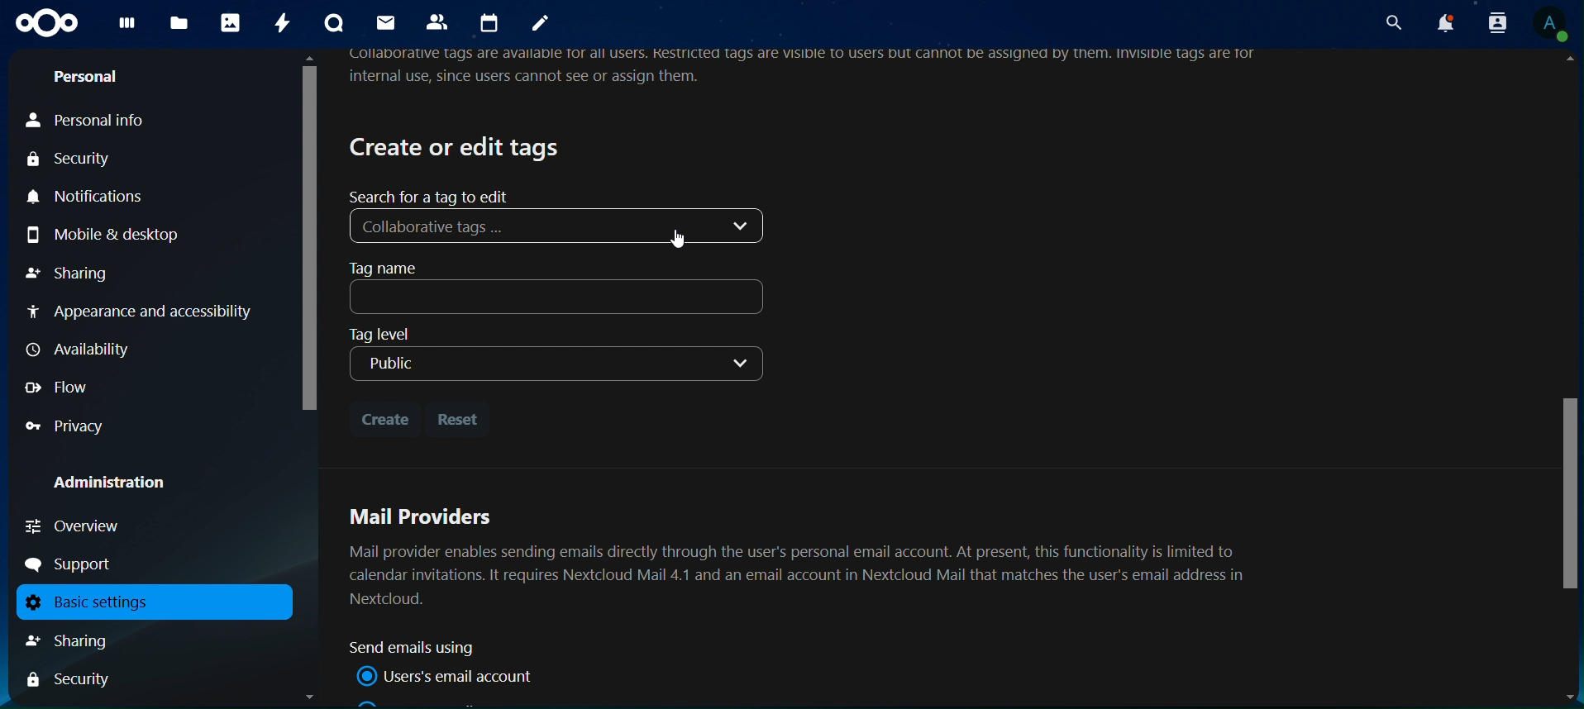 The width and height of the screenshot is (1584, 709). Describe the element at coordinates (561, 288) in the screenshot. I see `tag name` at that location.